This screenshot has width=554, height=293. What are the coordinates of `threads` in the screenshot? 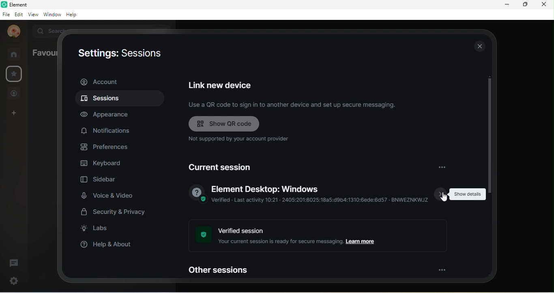 It's located at (14, 263).